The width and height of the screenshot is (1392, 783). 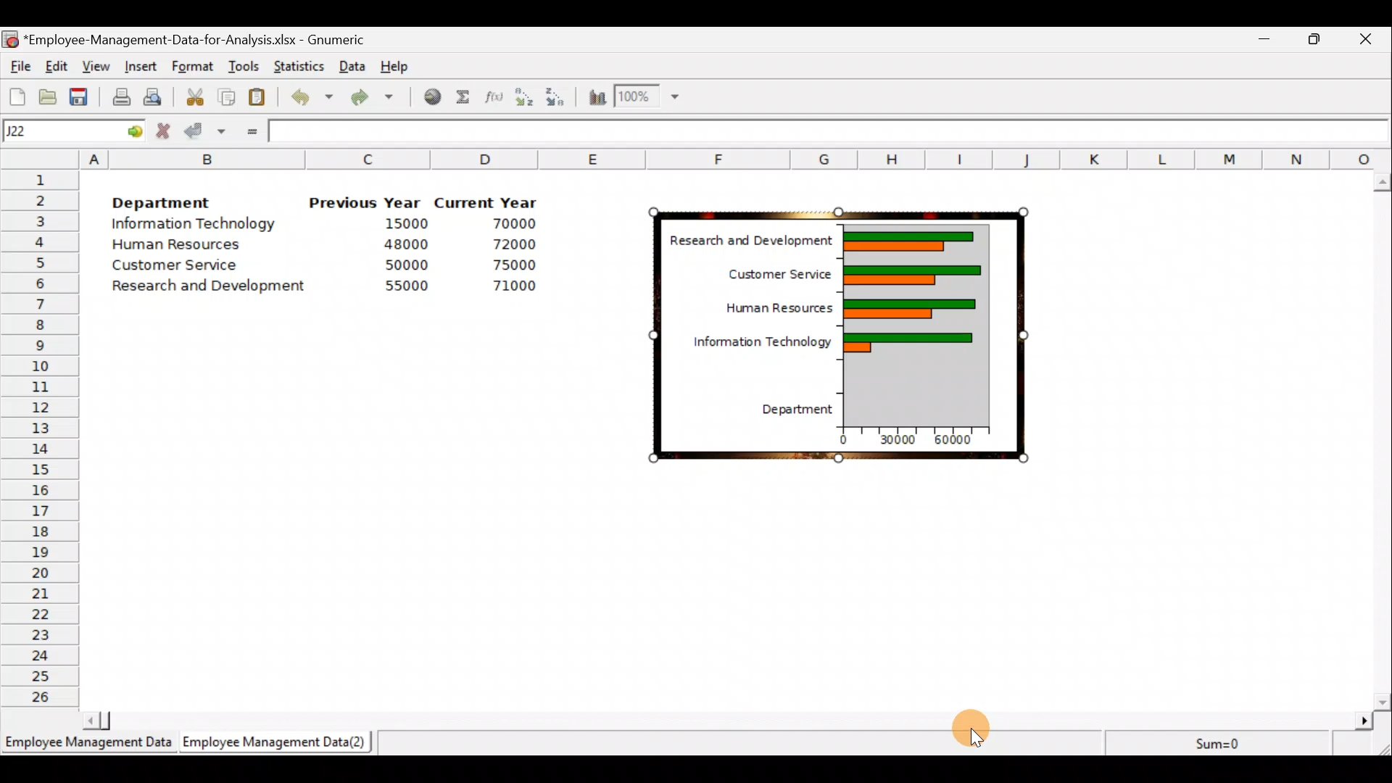 I want to click on Sort in descending order, so click(x=558, y=98).